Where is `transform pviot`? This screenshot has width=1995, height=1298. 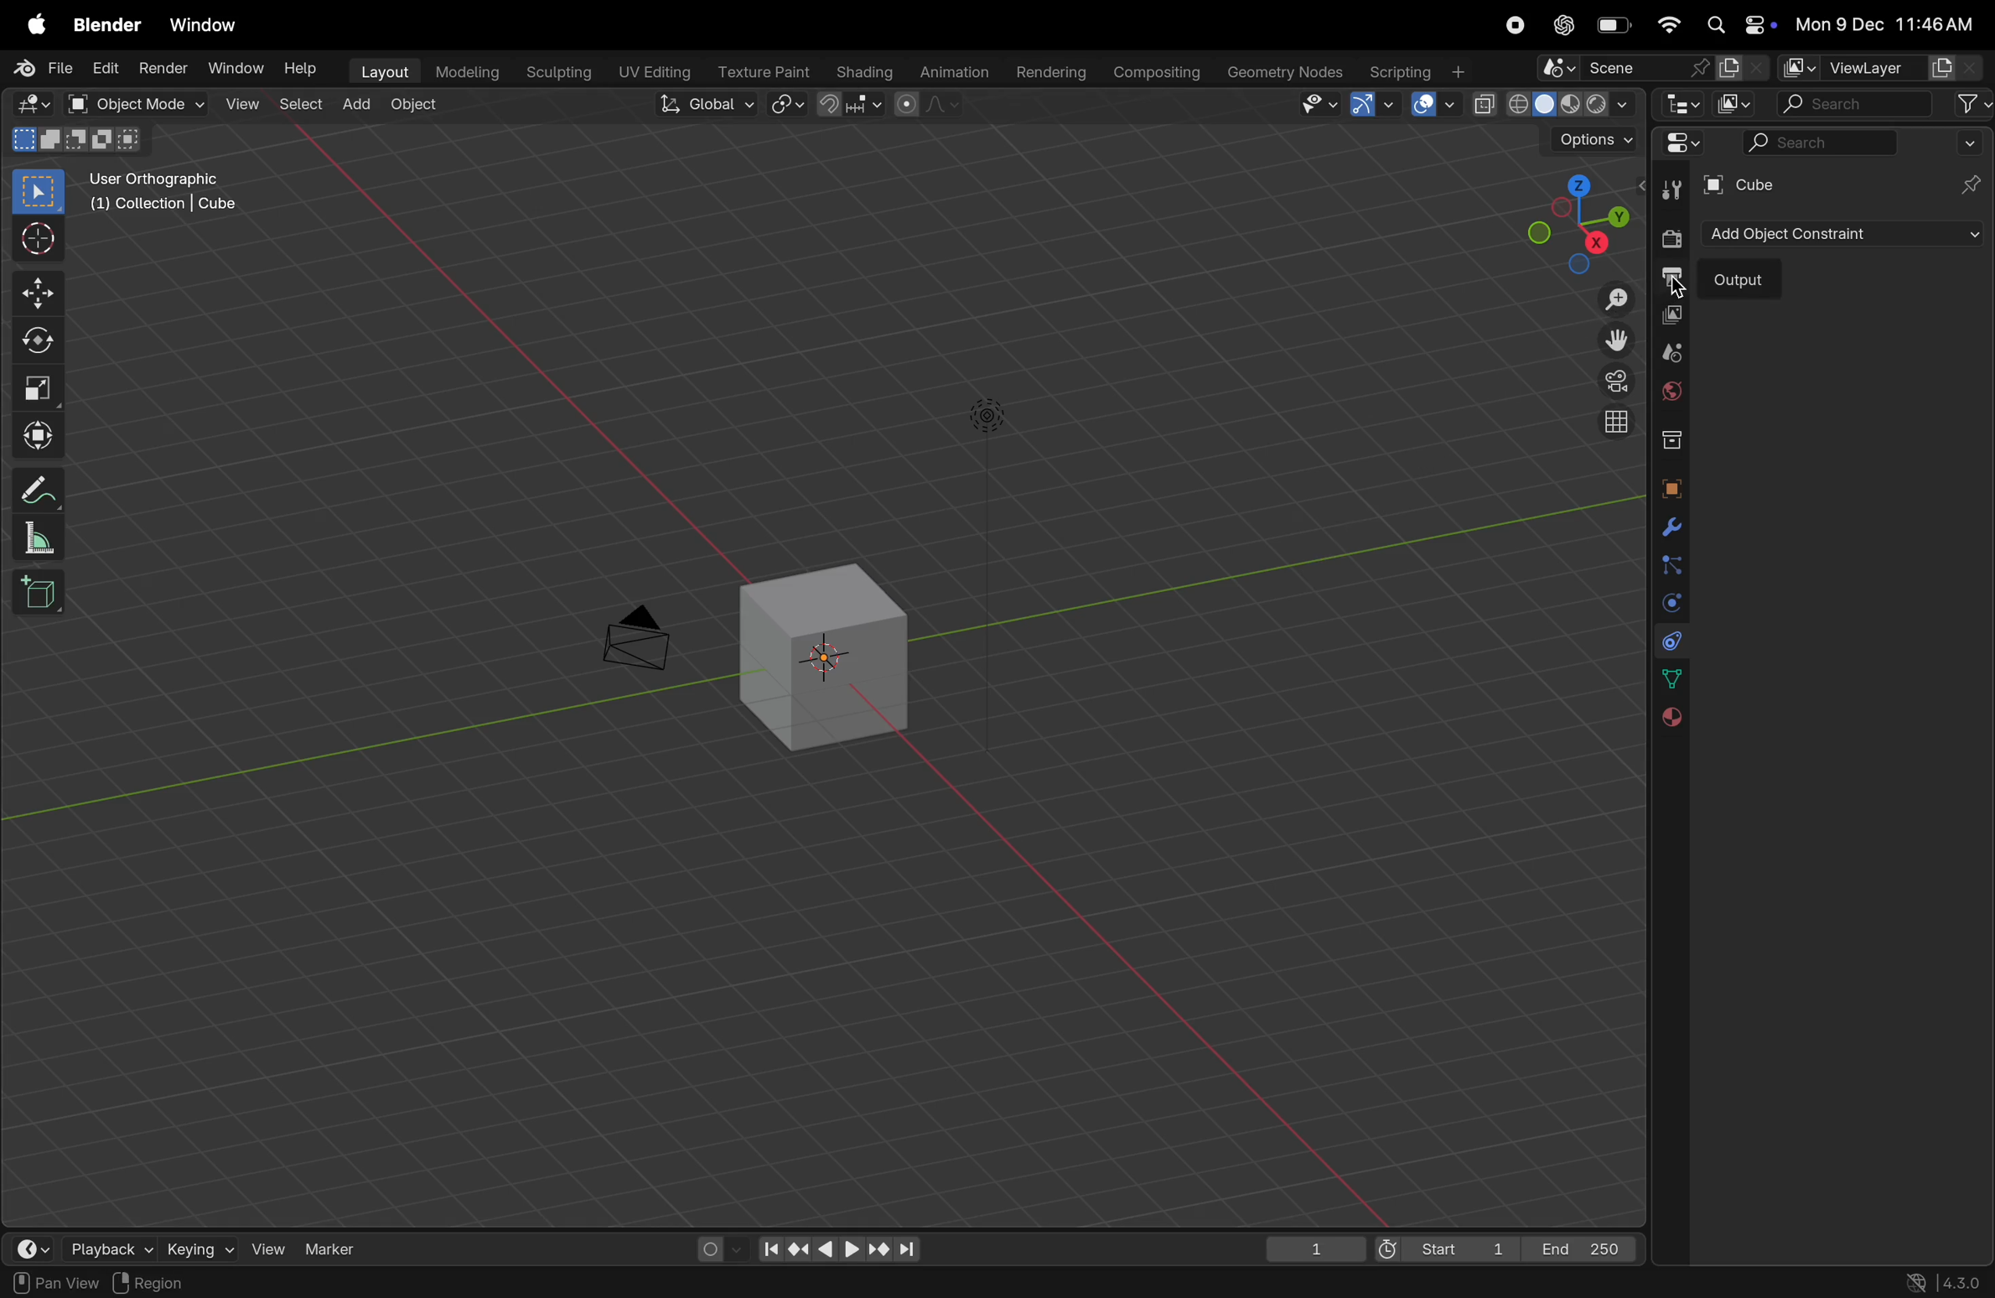
transform pviot is located at coordinates (790, 104).